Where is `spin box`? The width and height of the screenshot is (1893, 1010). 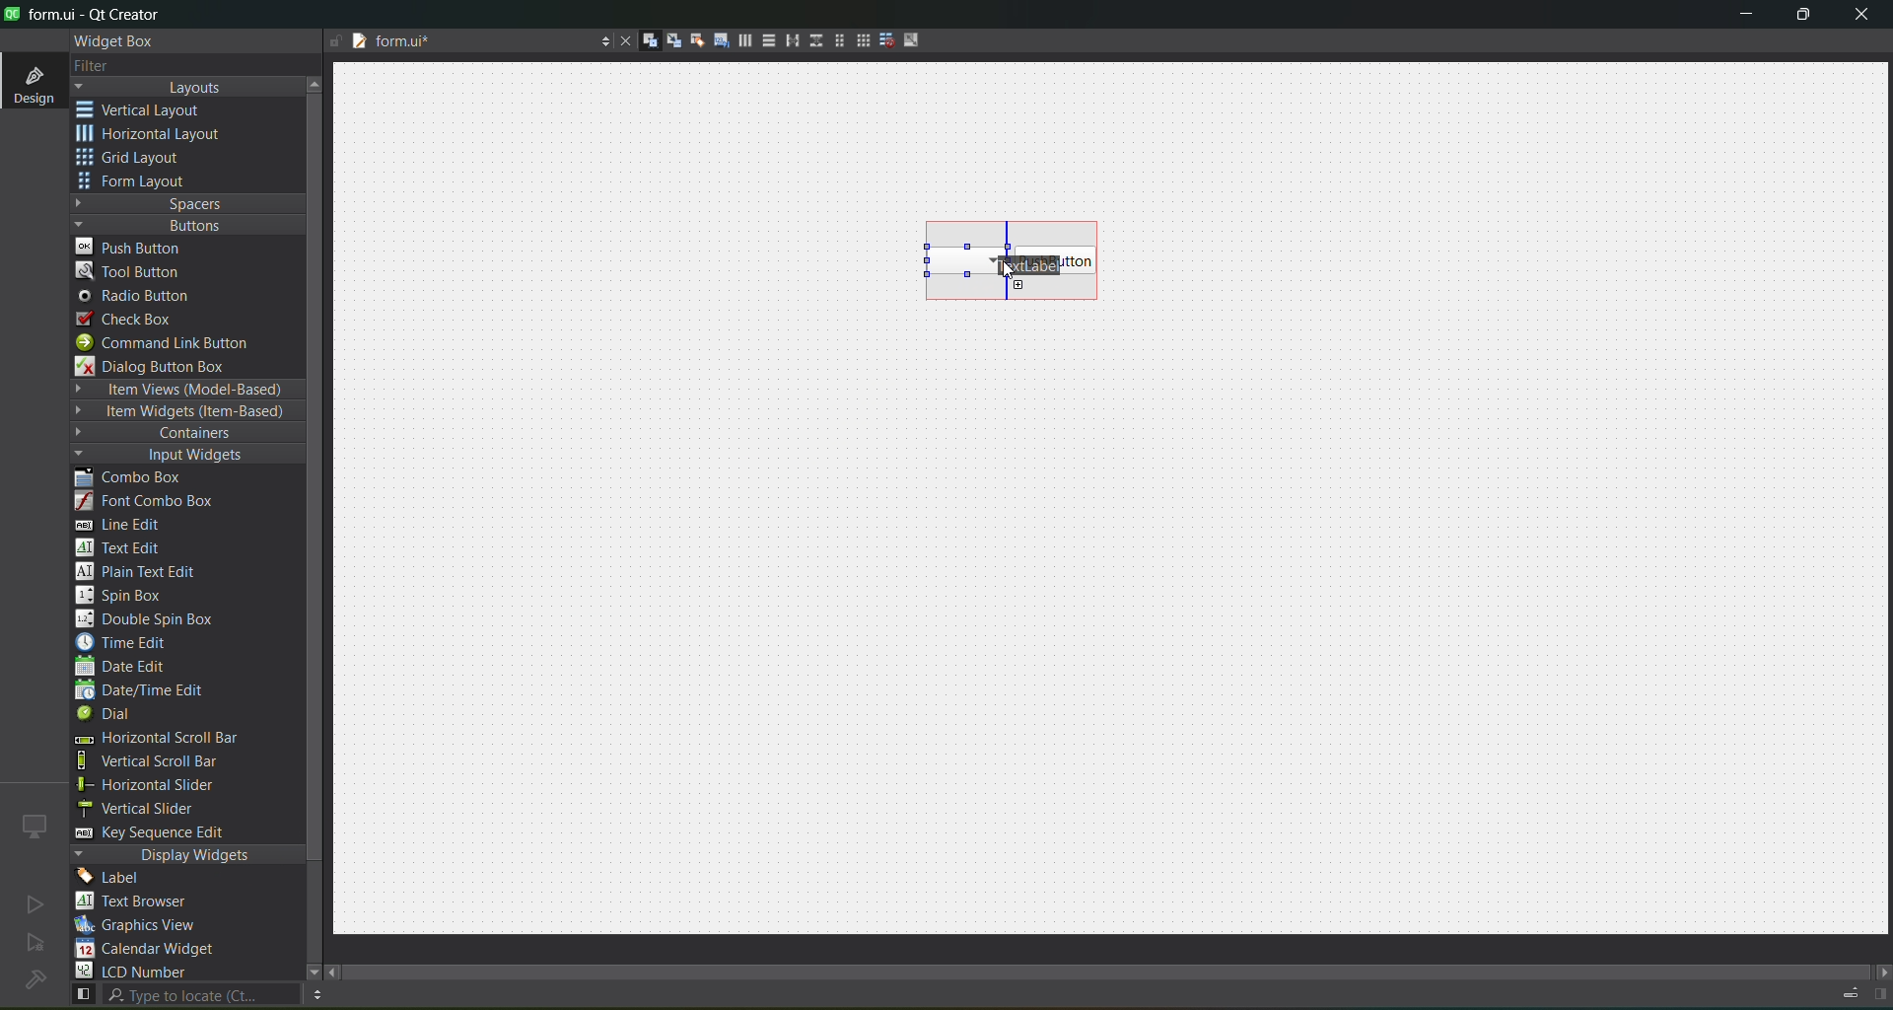
spin box is located at coordinates (129, 595).